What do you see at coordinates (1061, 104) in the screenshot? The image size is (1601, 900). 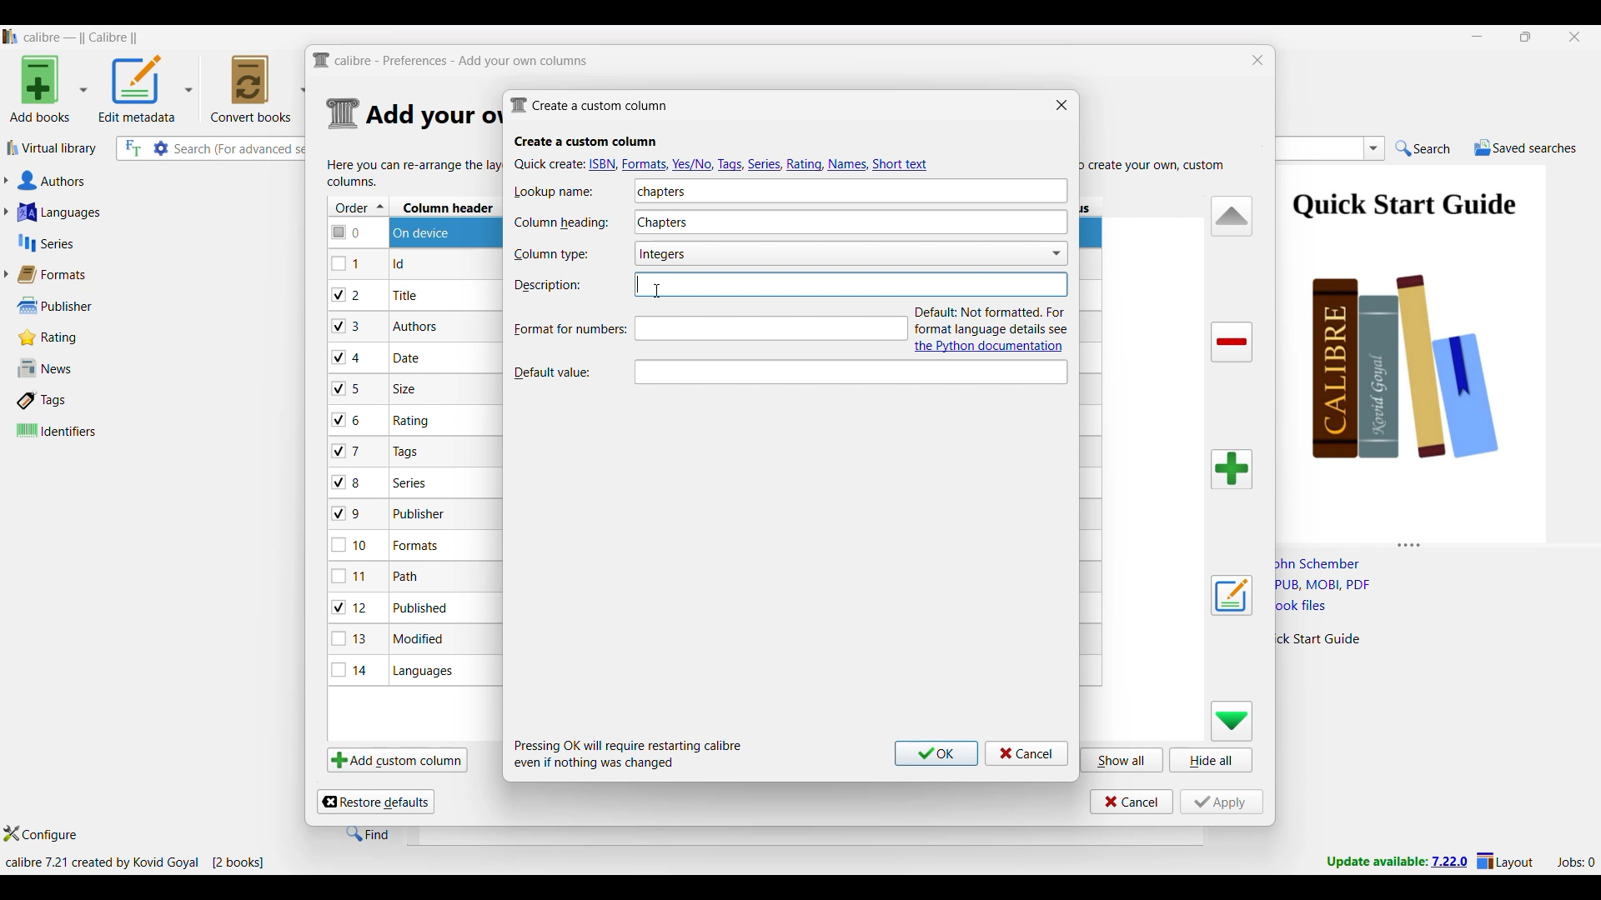 I see `Close window` at bounding box center [1061, 104].